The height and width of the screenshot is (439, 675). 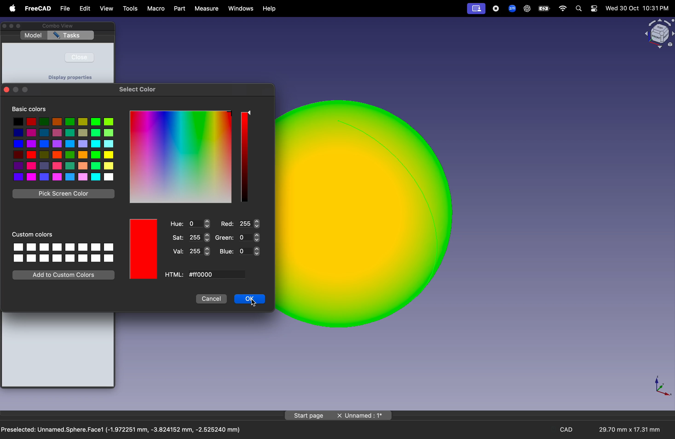 What do you see at coordinates (636, 8) in the screenshot?
I see `Wed 30 Oct 10:31 PM` at bounding box center [636, 8].